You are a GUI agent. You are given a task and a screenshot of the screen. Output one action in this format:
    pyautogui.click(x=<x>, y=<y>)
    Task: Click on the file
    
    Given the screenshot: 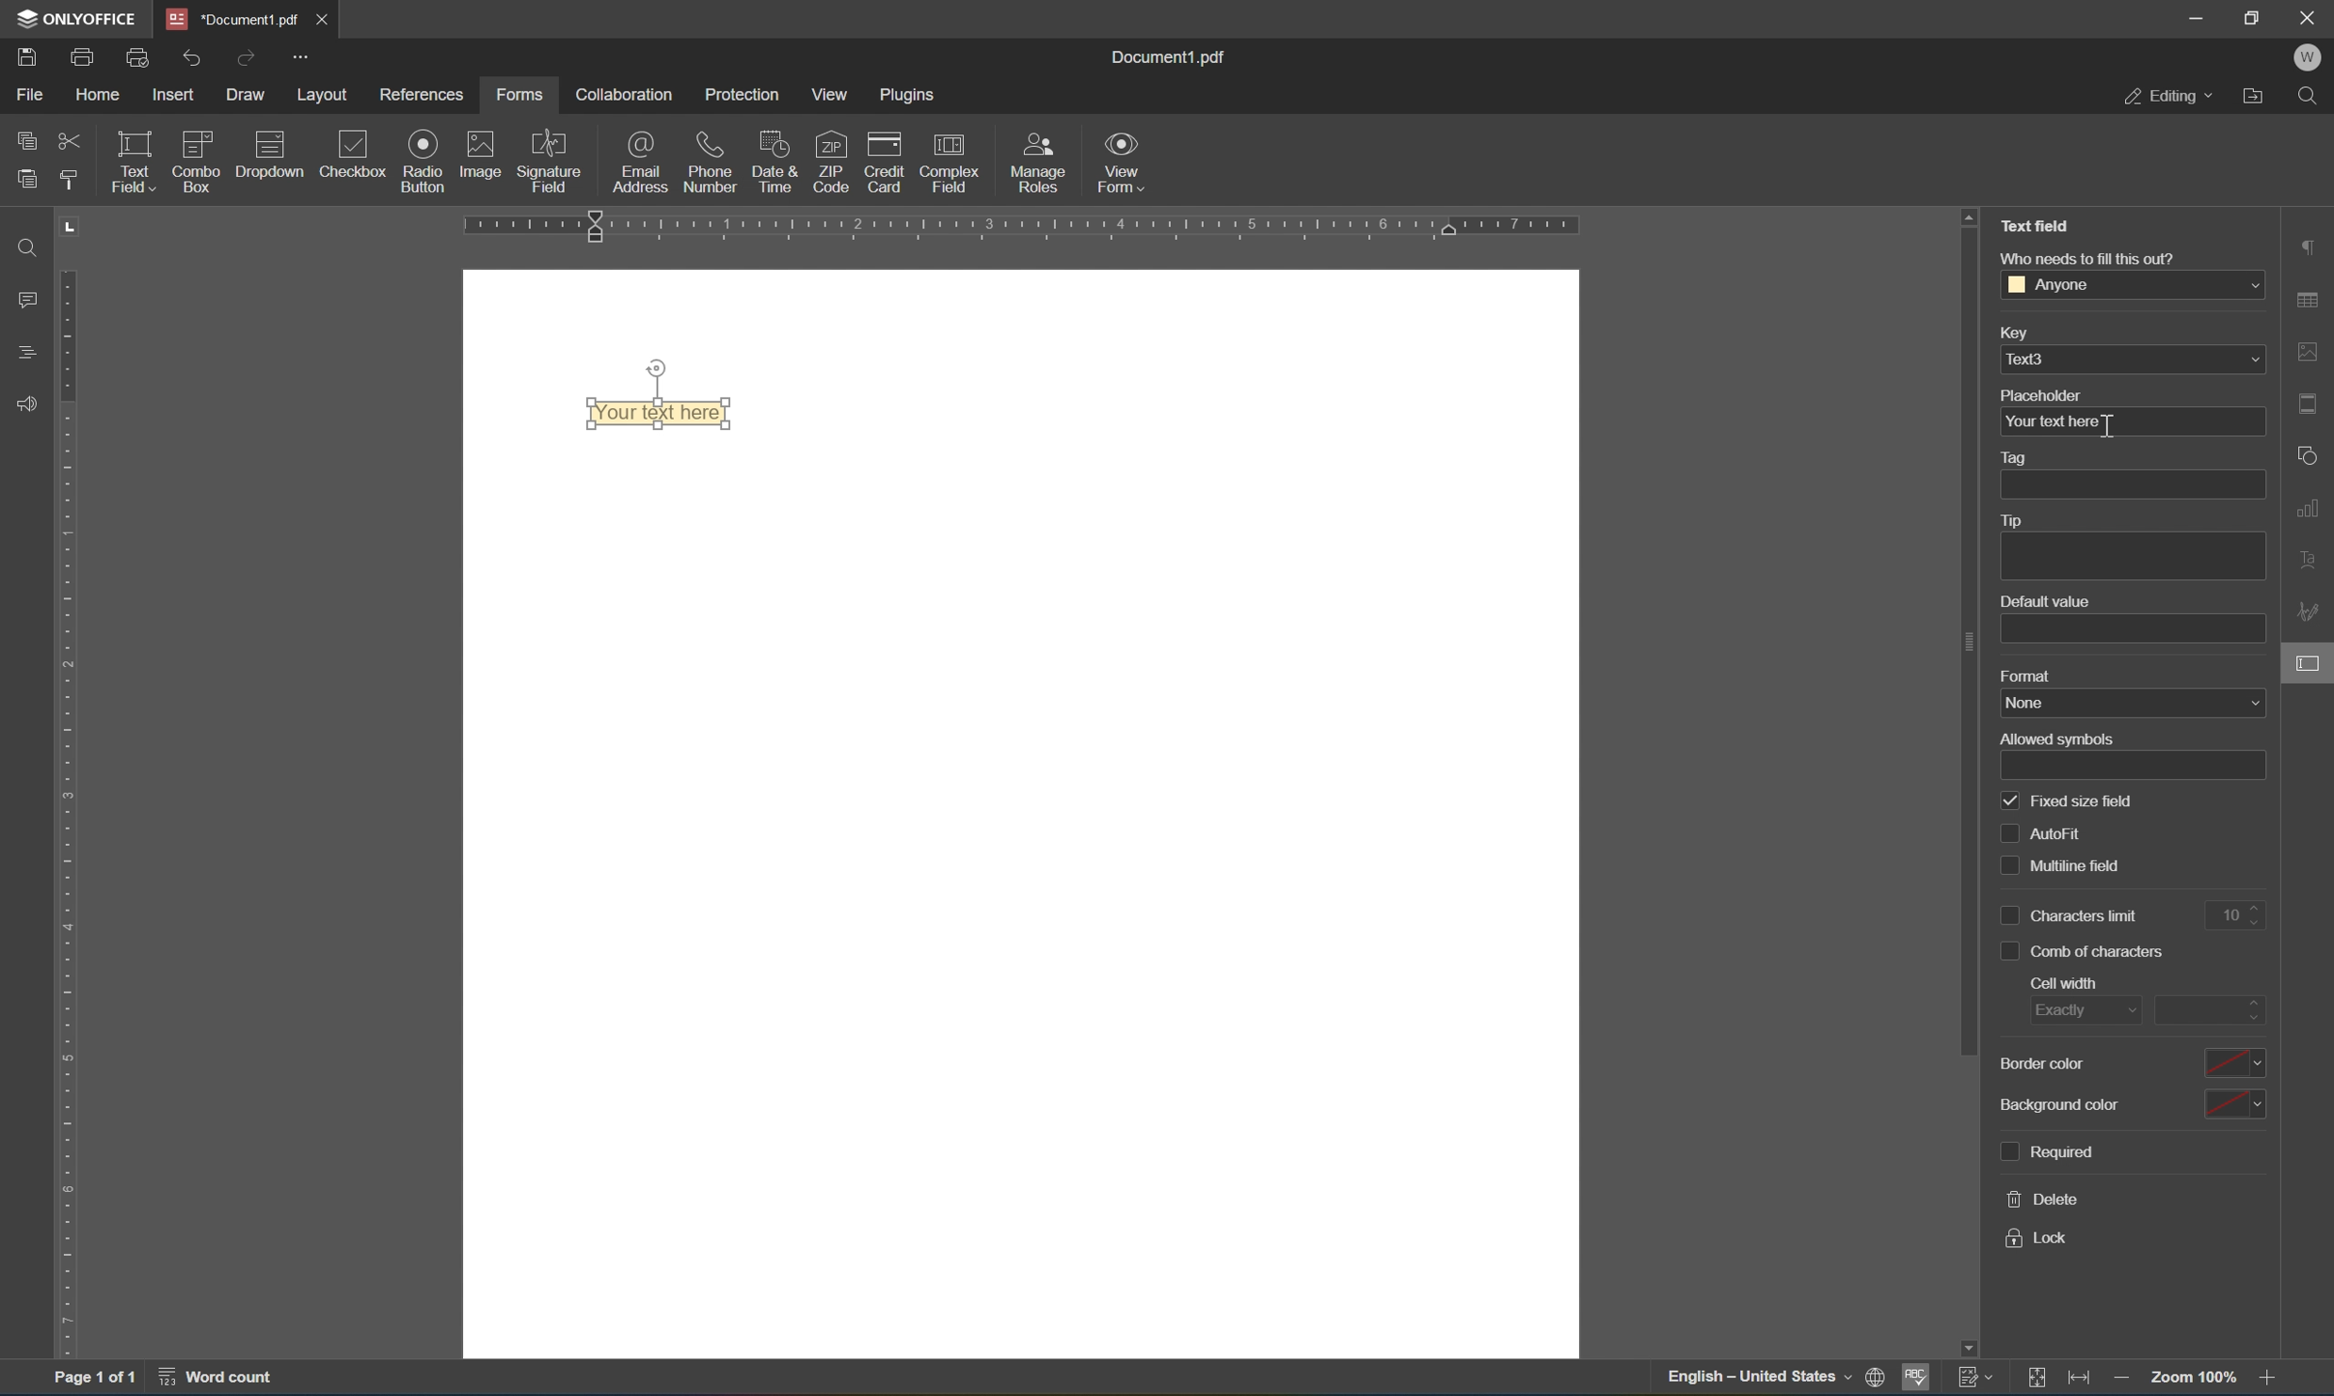 What is the action you would take?
    pyautogui.click(x=28, y=93)
    